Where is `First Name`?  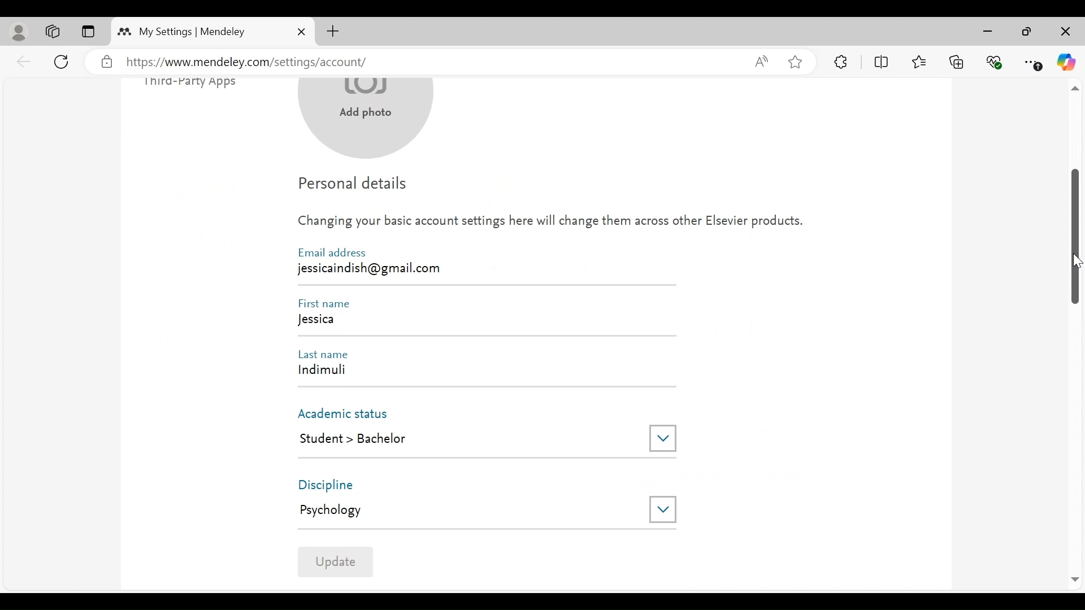 First Name is located at coordinates (328, 303).